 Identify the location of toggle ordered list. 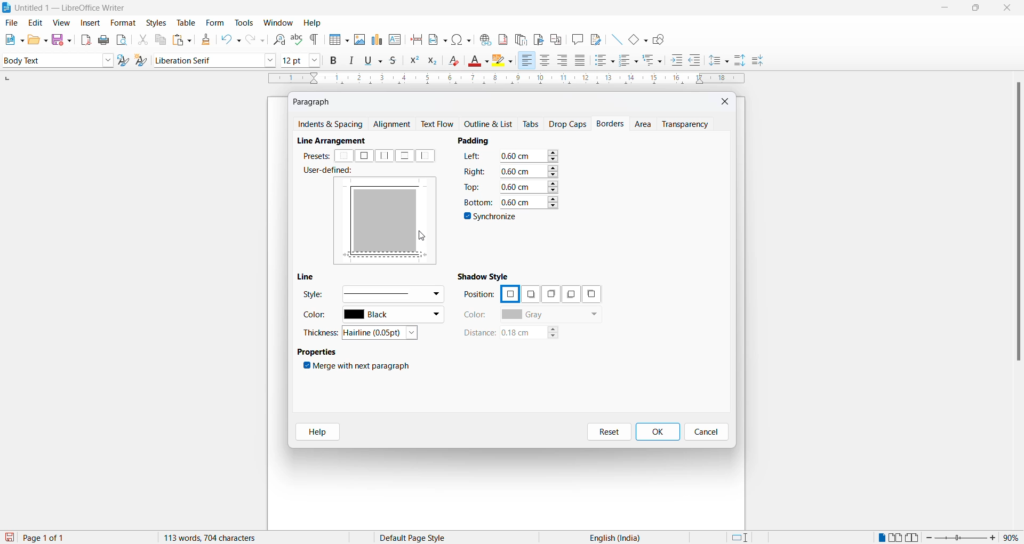
(629, 61).